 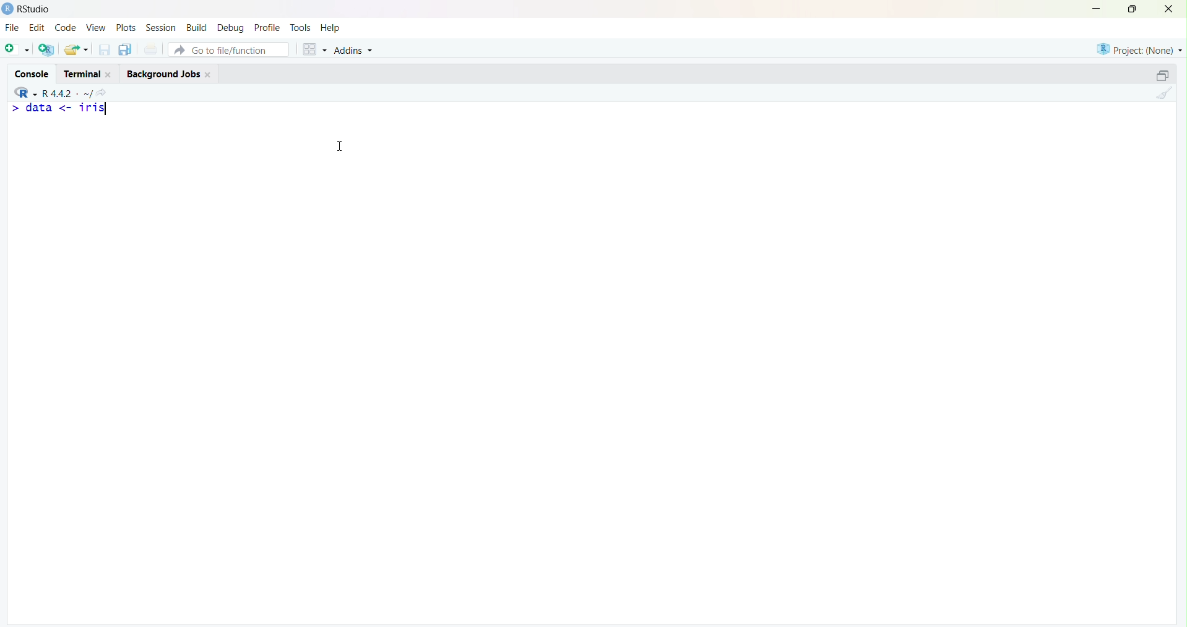 I want to click on Close, so click(x=1169, y=10).